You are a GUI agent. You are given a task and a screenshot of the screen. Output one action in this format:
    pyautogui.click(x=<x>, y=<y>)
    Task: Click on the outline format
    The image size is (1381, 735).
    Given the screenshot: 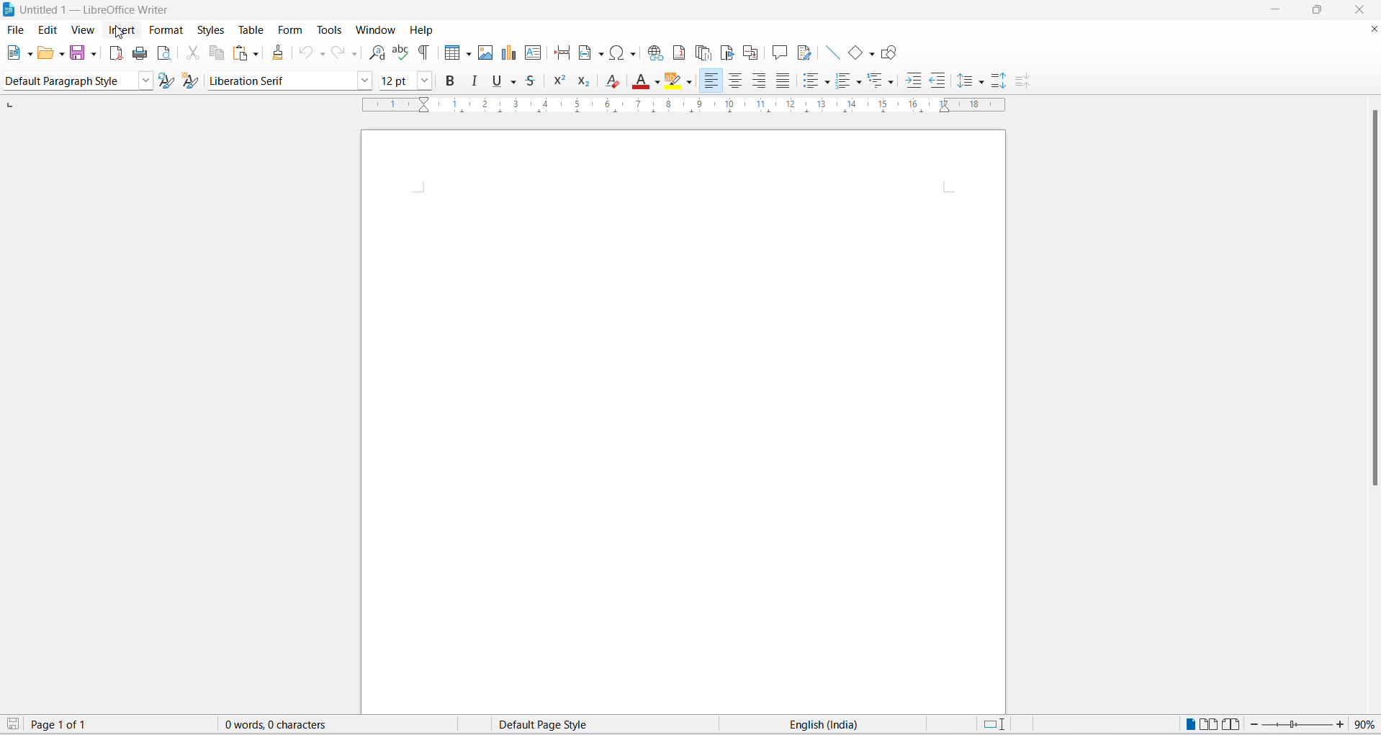 What is the action you would take?
    pyautogui.click(x=879, y=83)
    